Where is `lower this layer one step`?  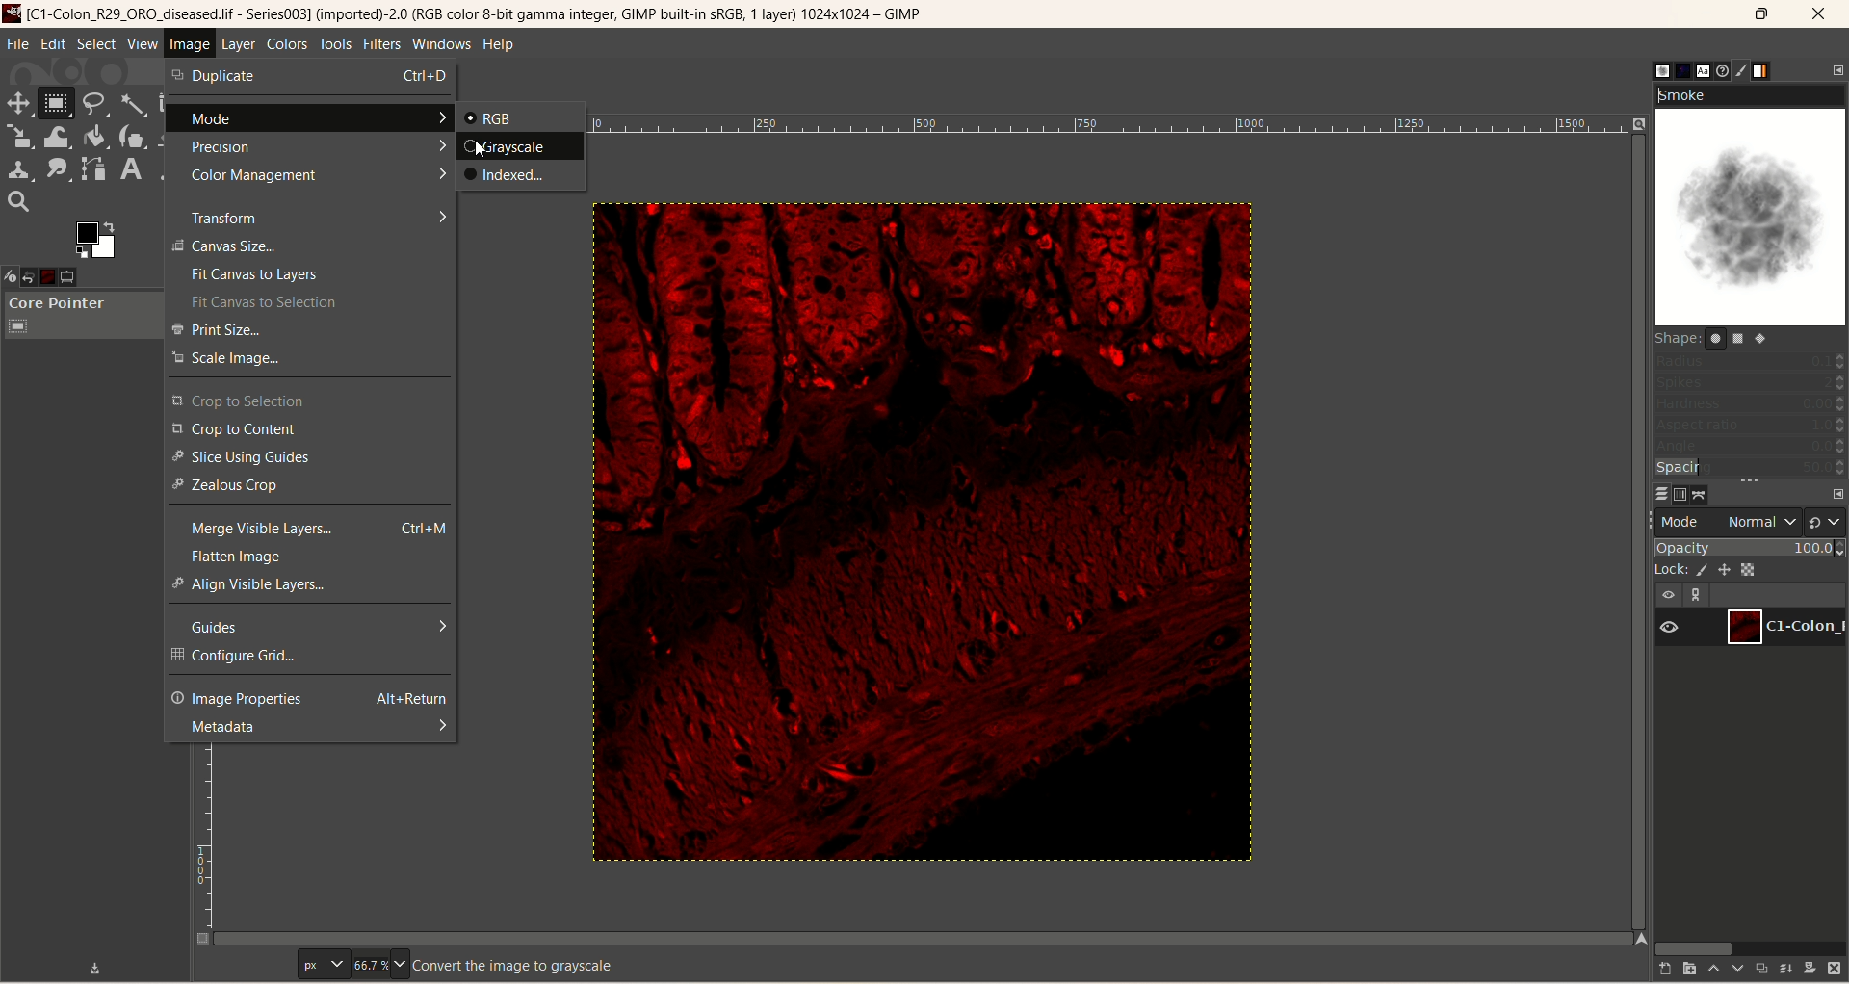 lower this layer one step is located at coordinates (1737, 971).